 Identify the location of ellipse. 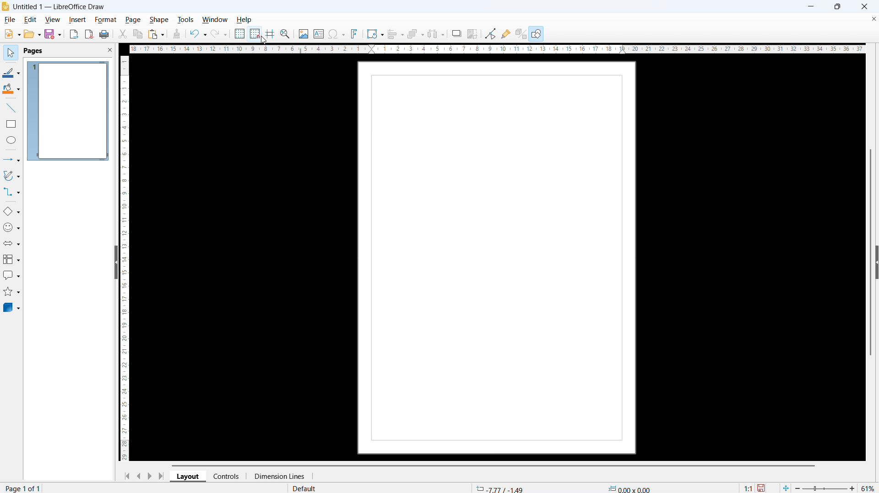
(11, 139).